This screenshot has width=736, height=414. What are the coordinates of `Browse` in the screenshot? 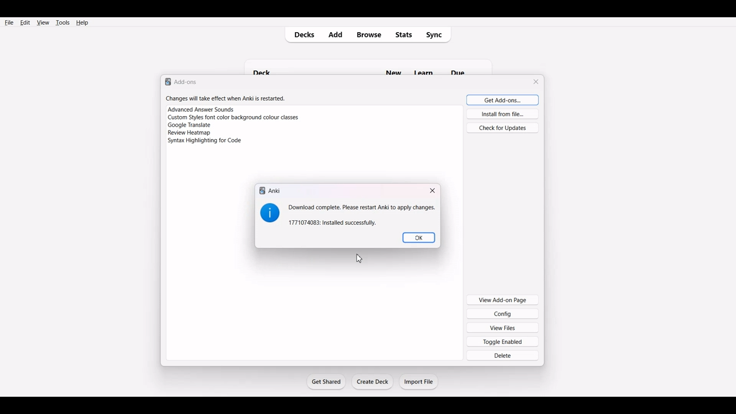 It's located at (369, 35).